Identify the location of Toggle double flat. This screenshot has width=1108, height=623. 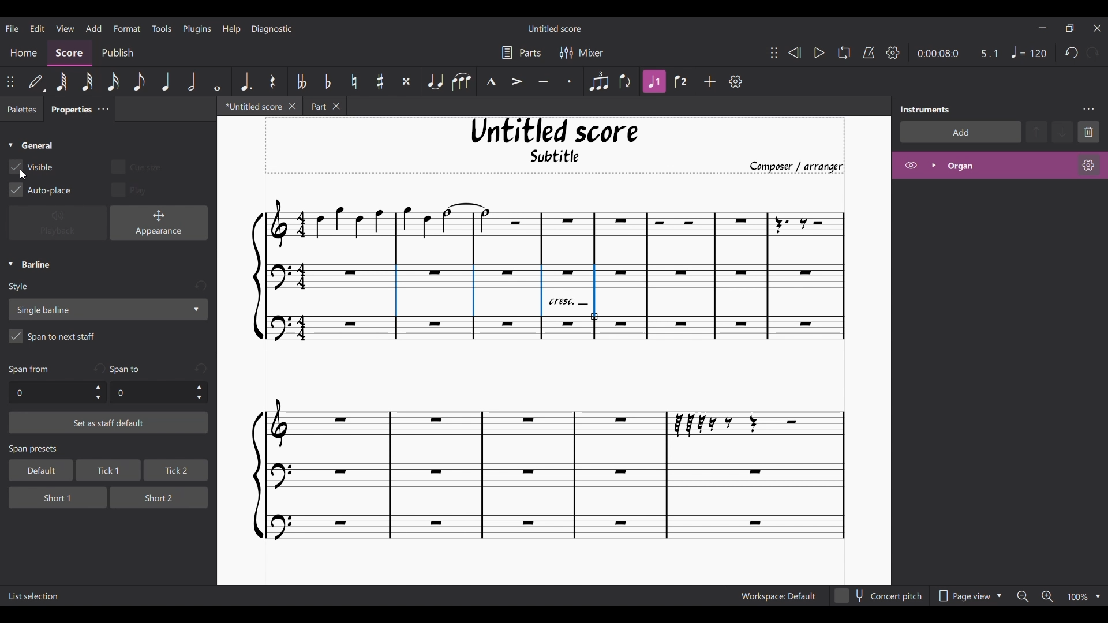
(300, 81).